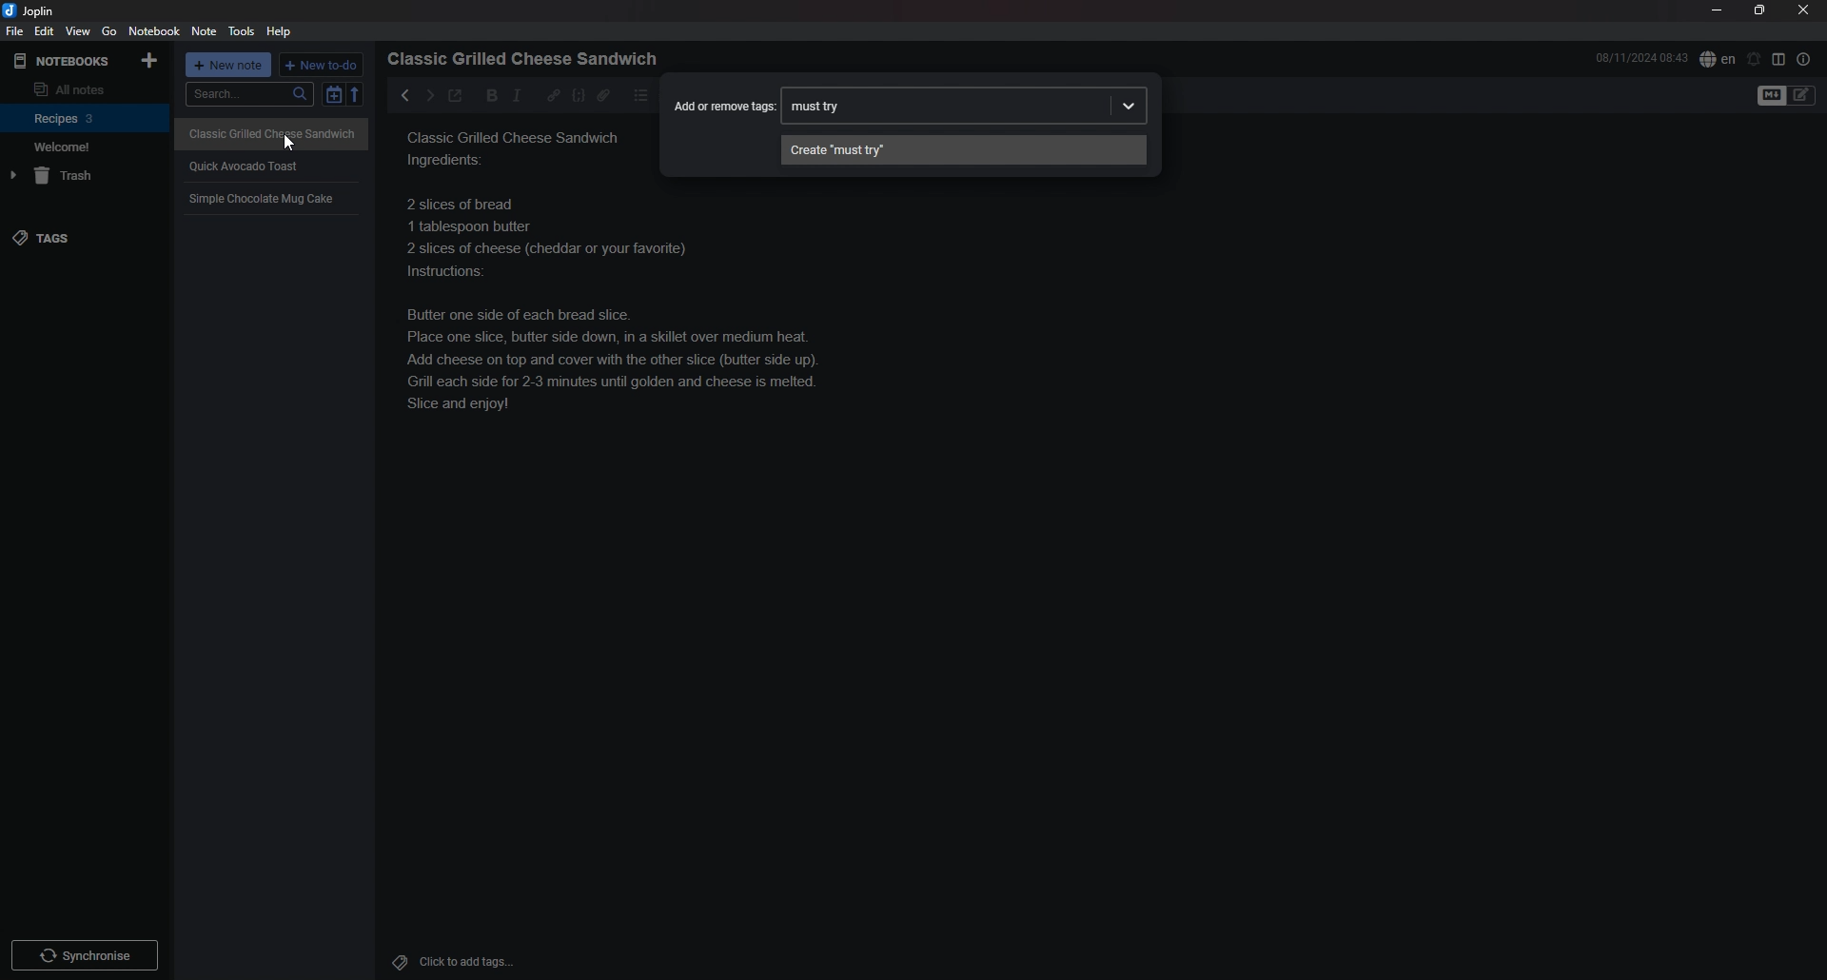  I want to click on hyperlink, so click(554, 94).